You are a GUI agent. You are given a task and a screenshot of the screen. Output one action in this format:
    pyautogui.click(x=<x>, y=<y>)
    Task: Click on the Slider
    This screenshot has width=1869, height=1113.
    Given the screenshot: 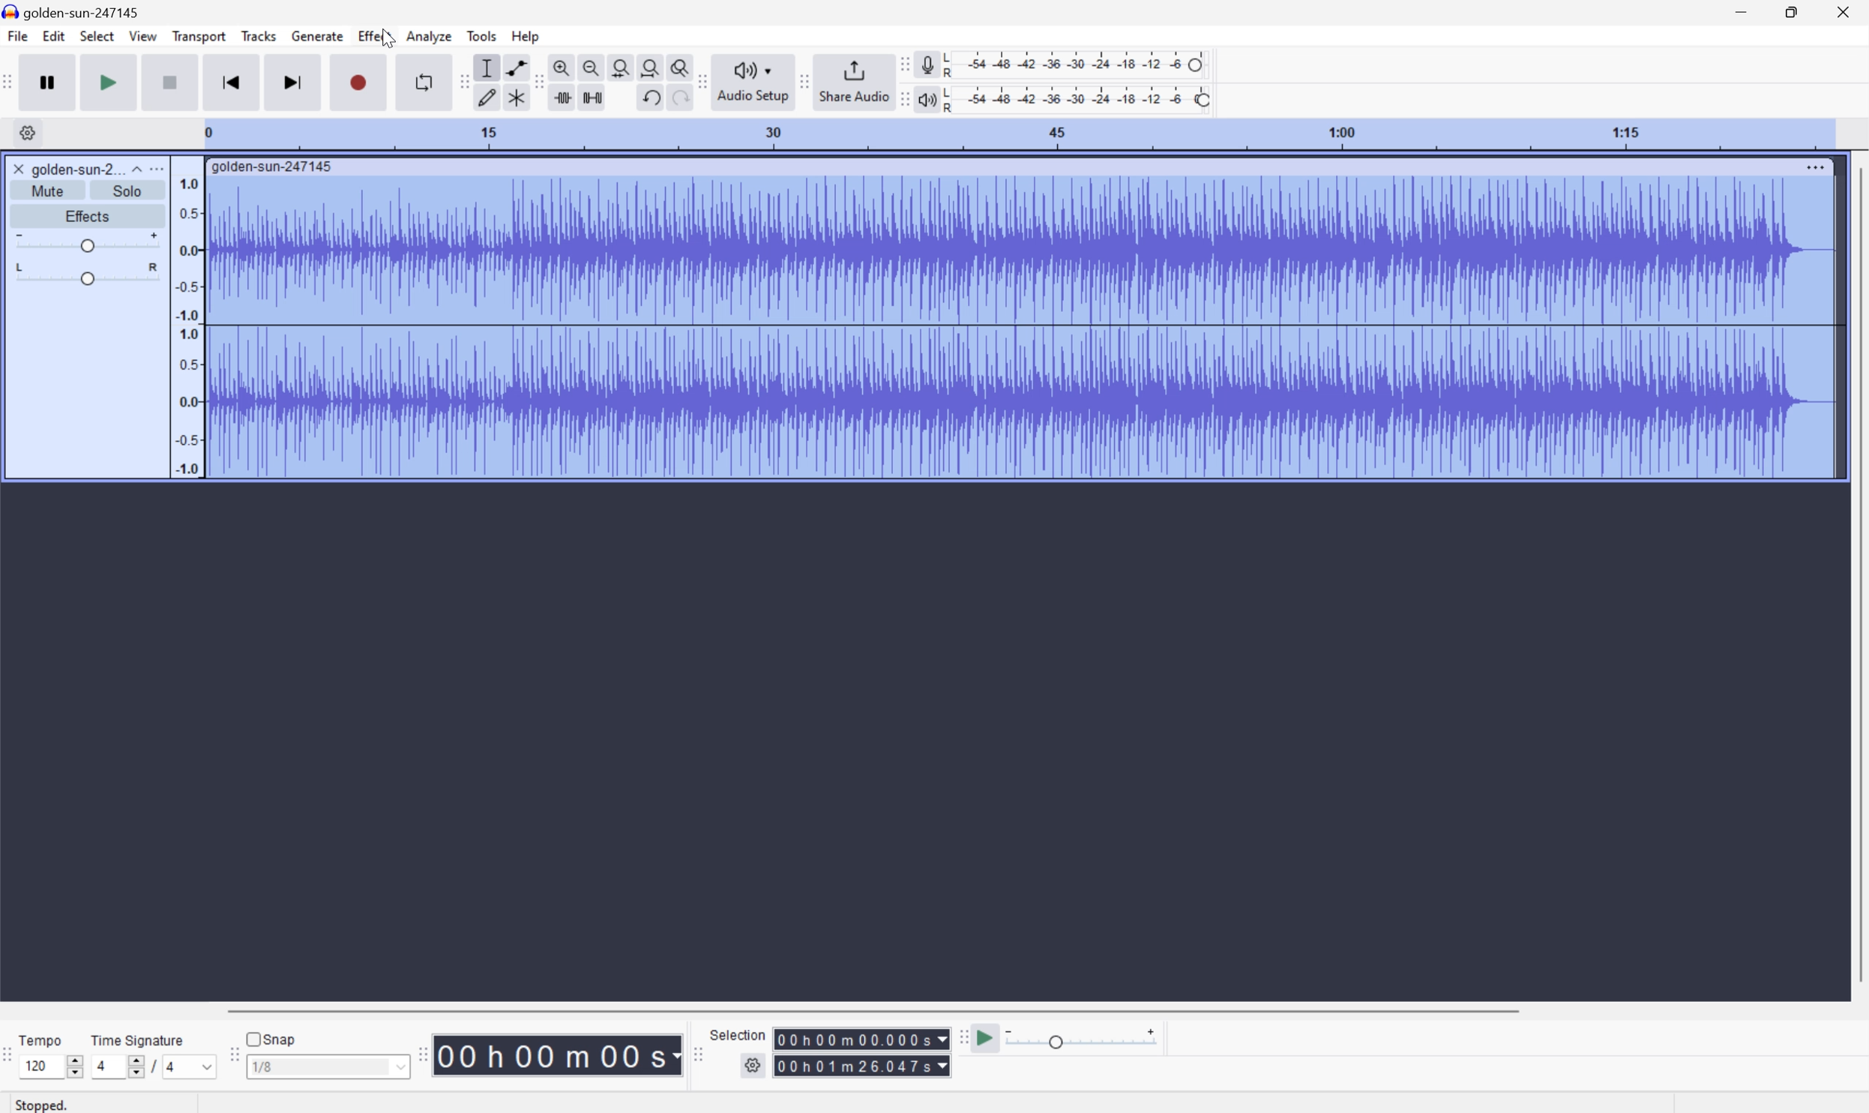 What is the action you would take?
    pyautogui.click(x=86, y=240)
    